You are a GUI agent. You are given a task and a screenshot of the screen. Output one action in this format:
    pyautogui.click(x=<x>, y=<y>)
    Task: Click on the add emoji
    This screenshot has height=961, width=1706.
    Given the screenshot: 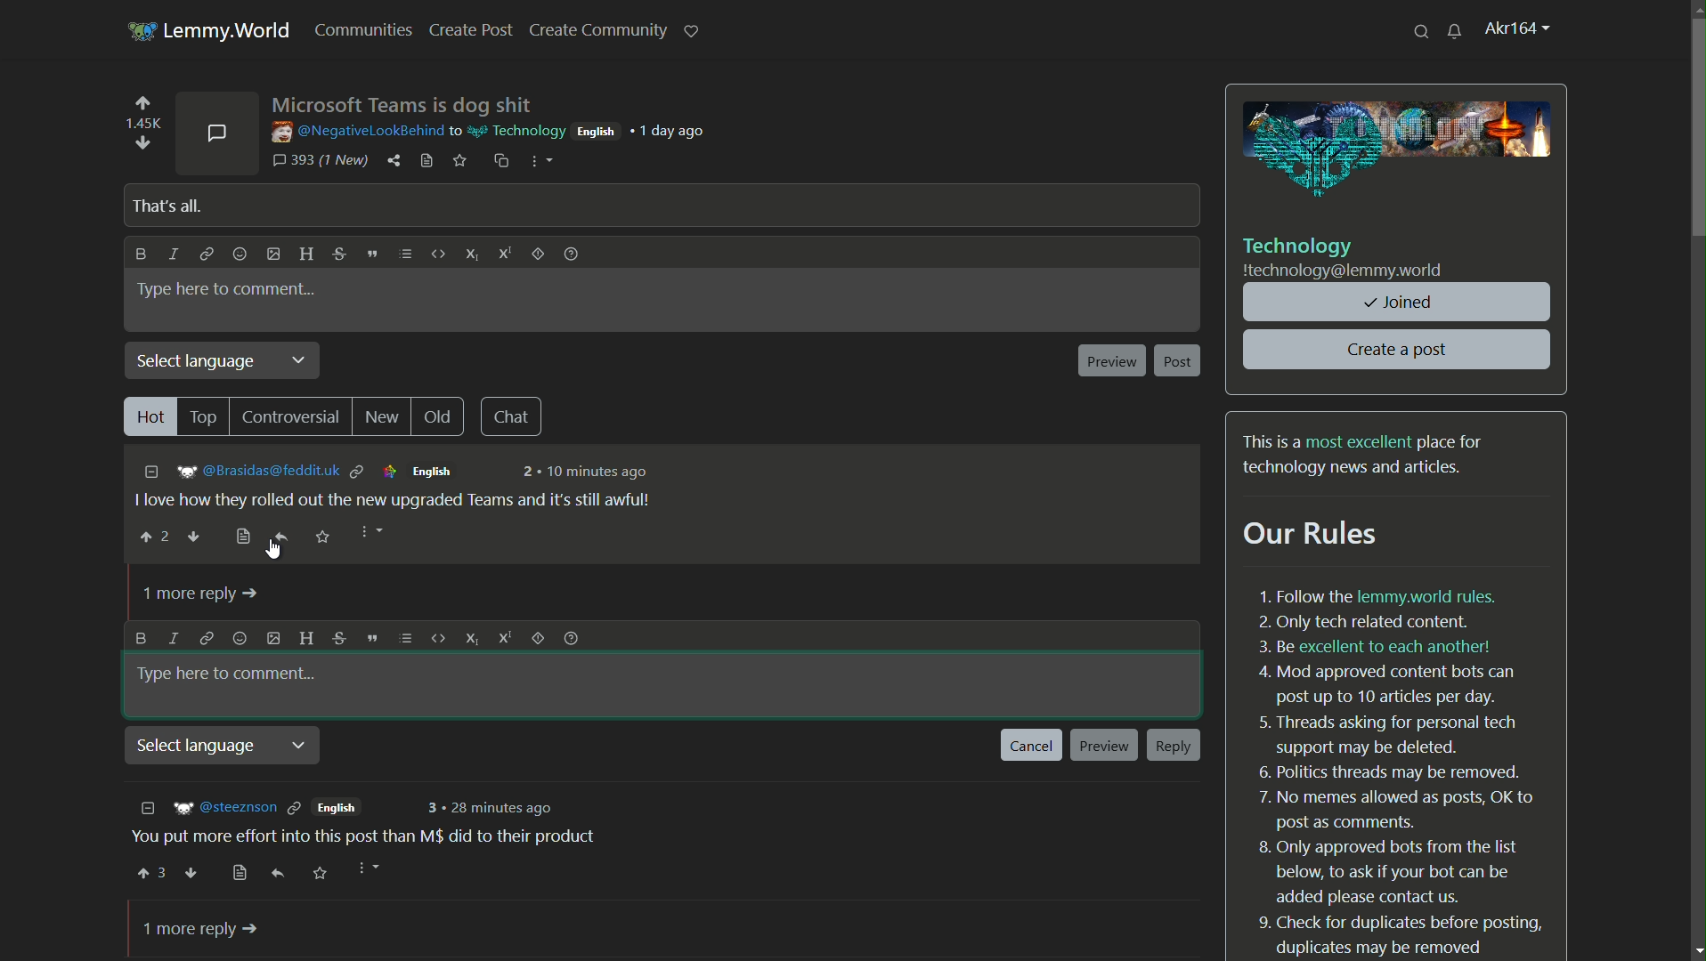 What is the action you would take?
    pyautogui.click(x=240, y=254)
    